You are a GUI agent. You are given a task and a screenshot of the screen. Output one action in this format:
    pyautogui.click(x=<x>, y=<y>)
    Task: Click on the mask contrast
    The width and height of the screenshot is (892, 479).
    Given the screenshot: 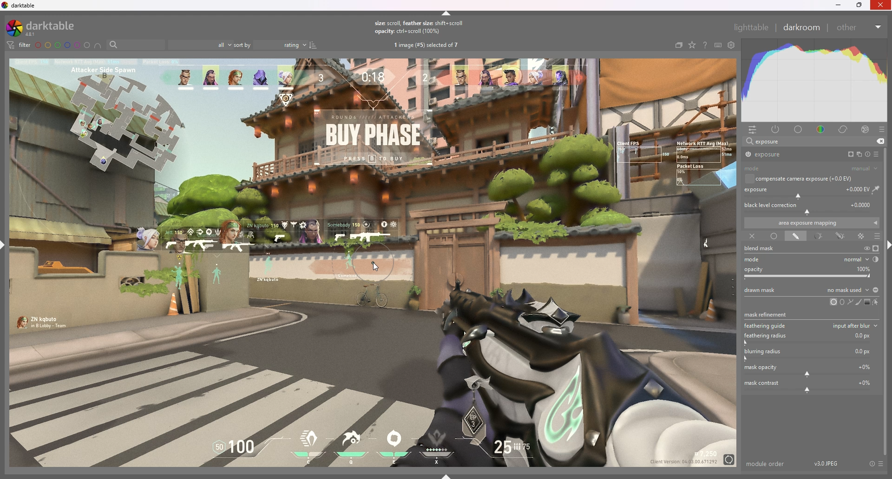 What is the action you would take?
    pyautogui.click(x=810, y=386)
    